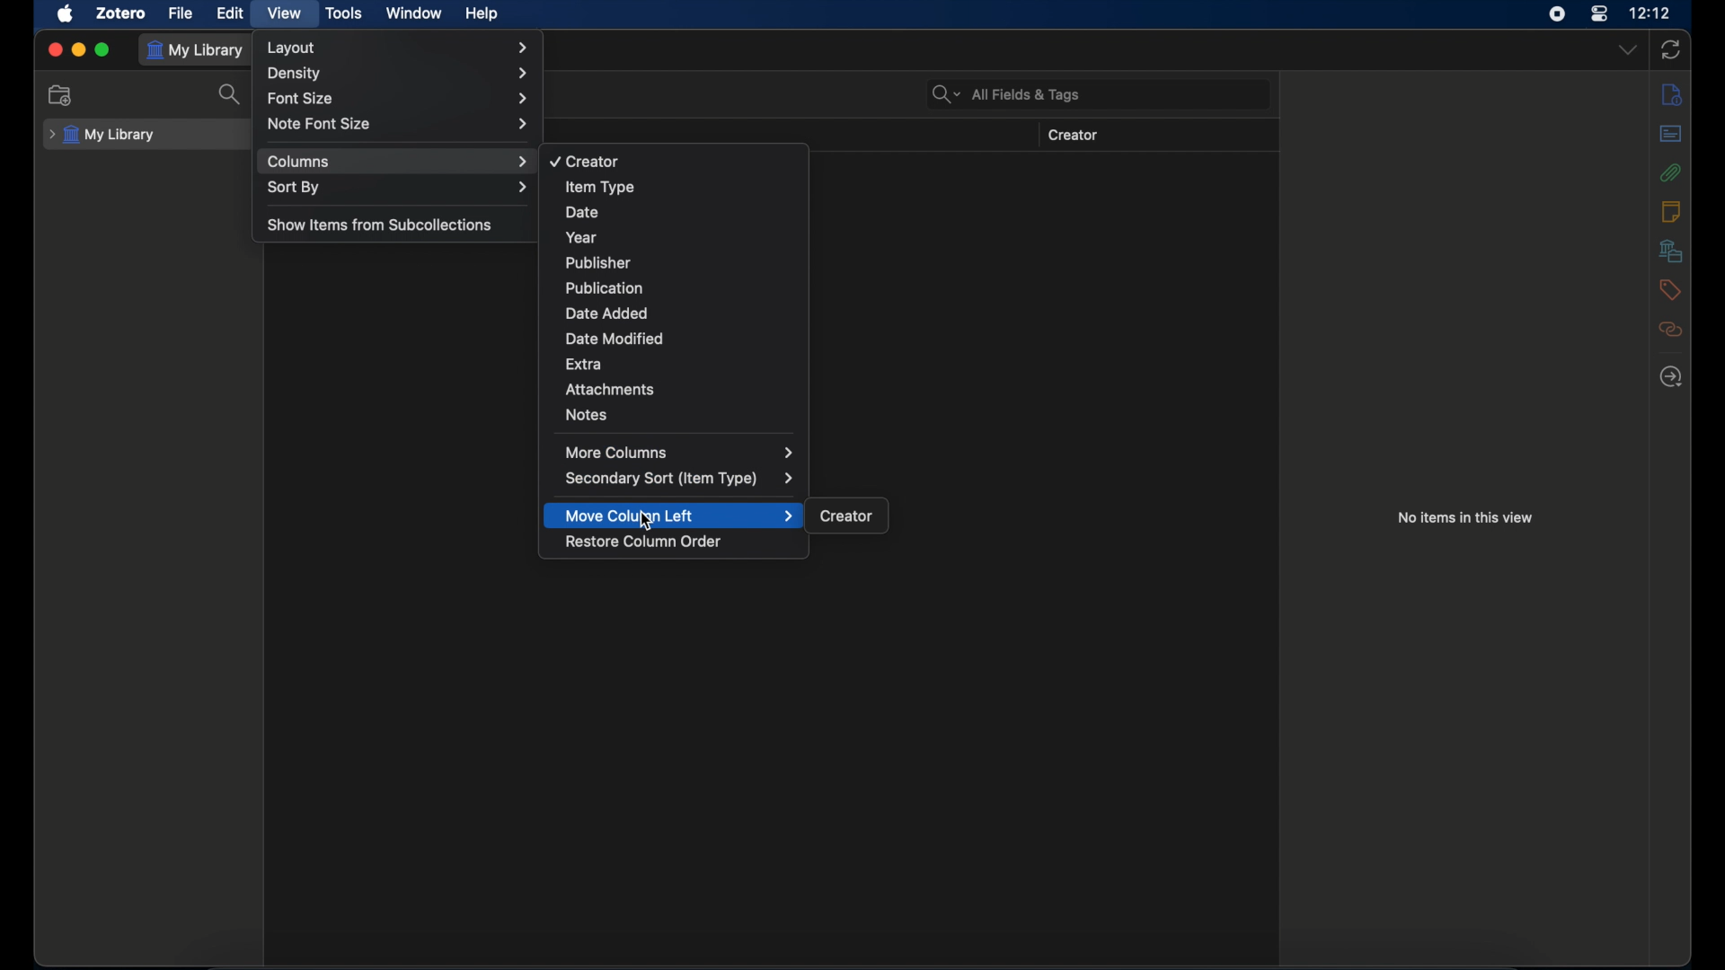  Describe the element at coordinates (603, 287) in the screenshot. I see `publication` at that location.